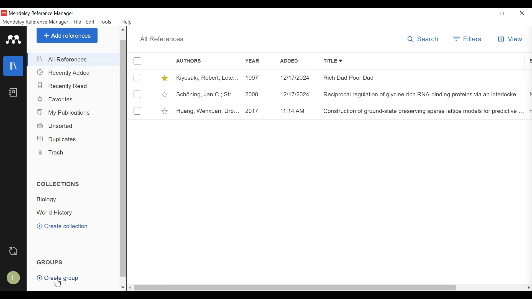 The height and width of the screenshot is (299, 532). Describe the element at coordinates (296, 288) in the screenshot. I see `Horizontal Scroll bar` at that location.